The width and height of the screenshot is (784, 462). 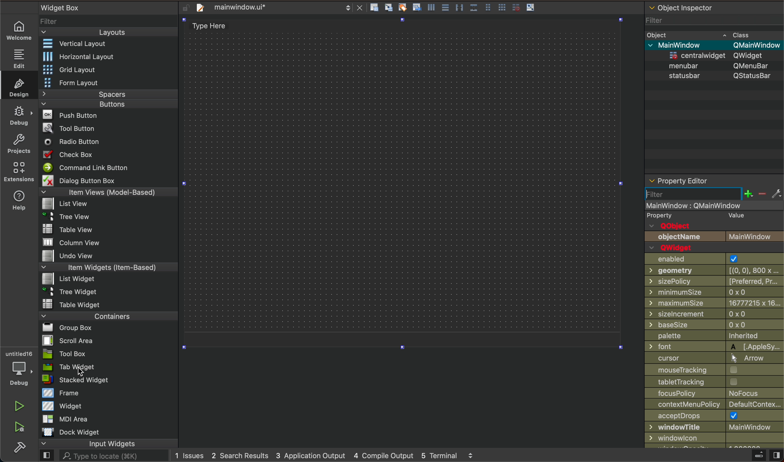 I want to click on List widget, so click(x=65, y=279).